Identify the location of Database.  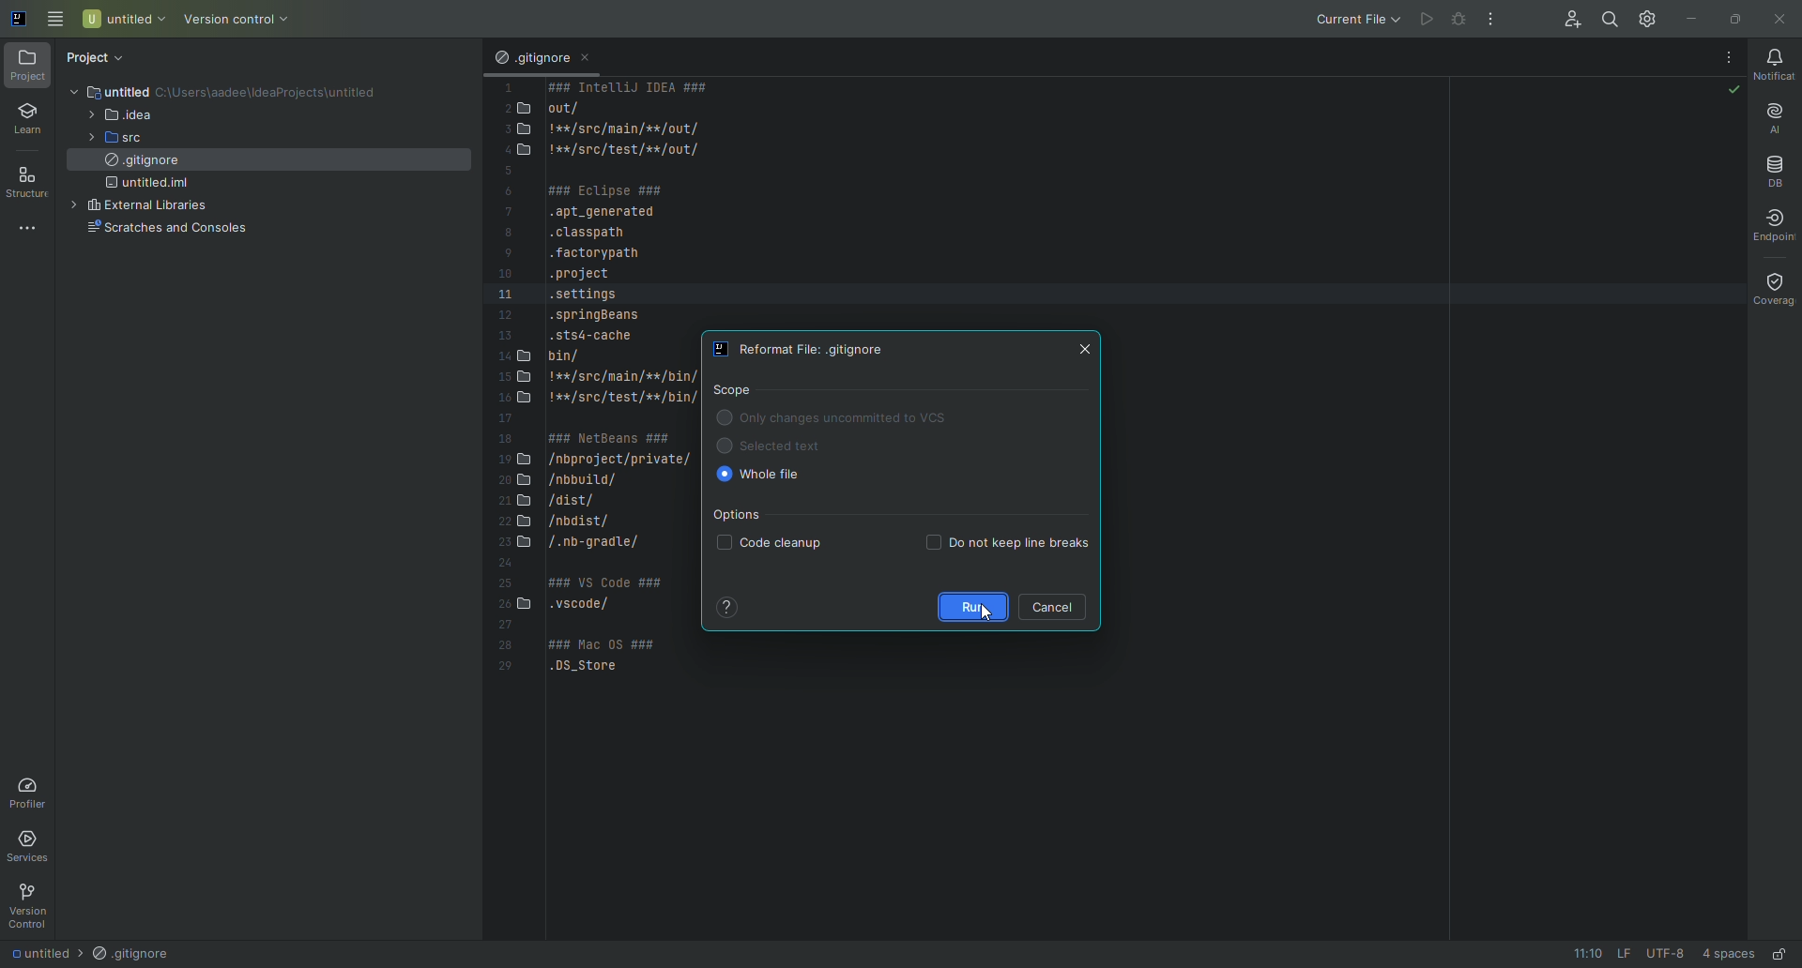
(1773, 166).